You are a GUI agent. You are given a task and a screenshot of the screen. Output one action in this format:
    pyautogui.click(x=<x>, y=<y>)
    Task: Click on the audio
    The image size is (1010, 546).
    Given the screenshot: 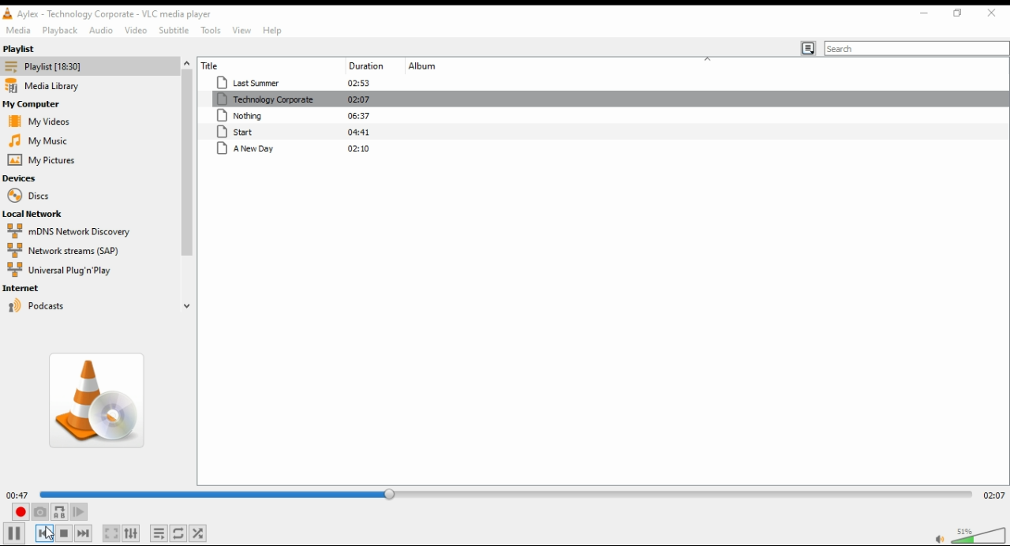 What is the action you would take?
    pyautogui.click(x=99, y=30)
    